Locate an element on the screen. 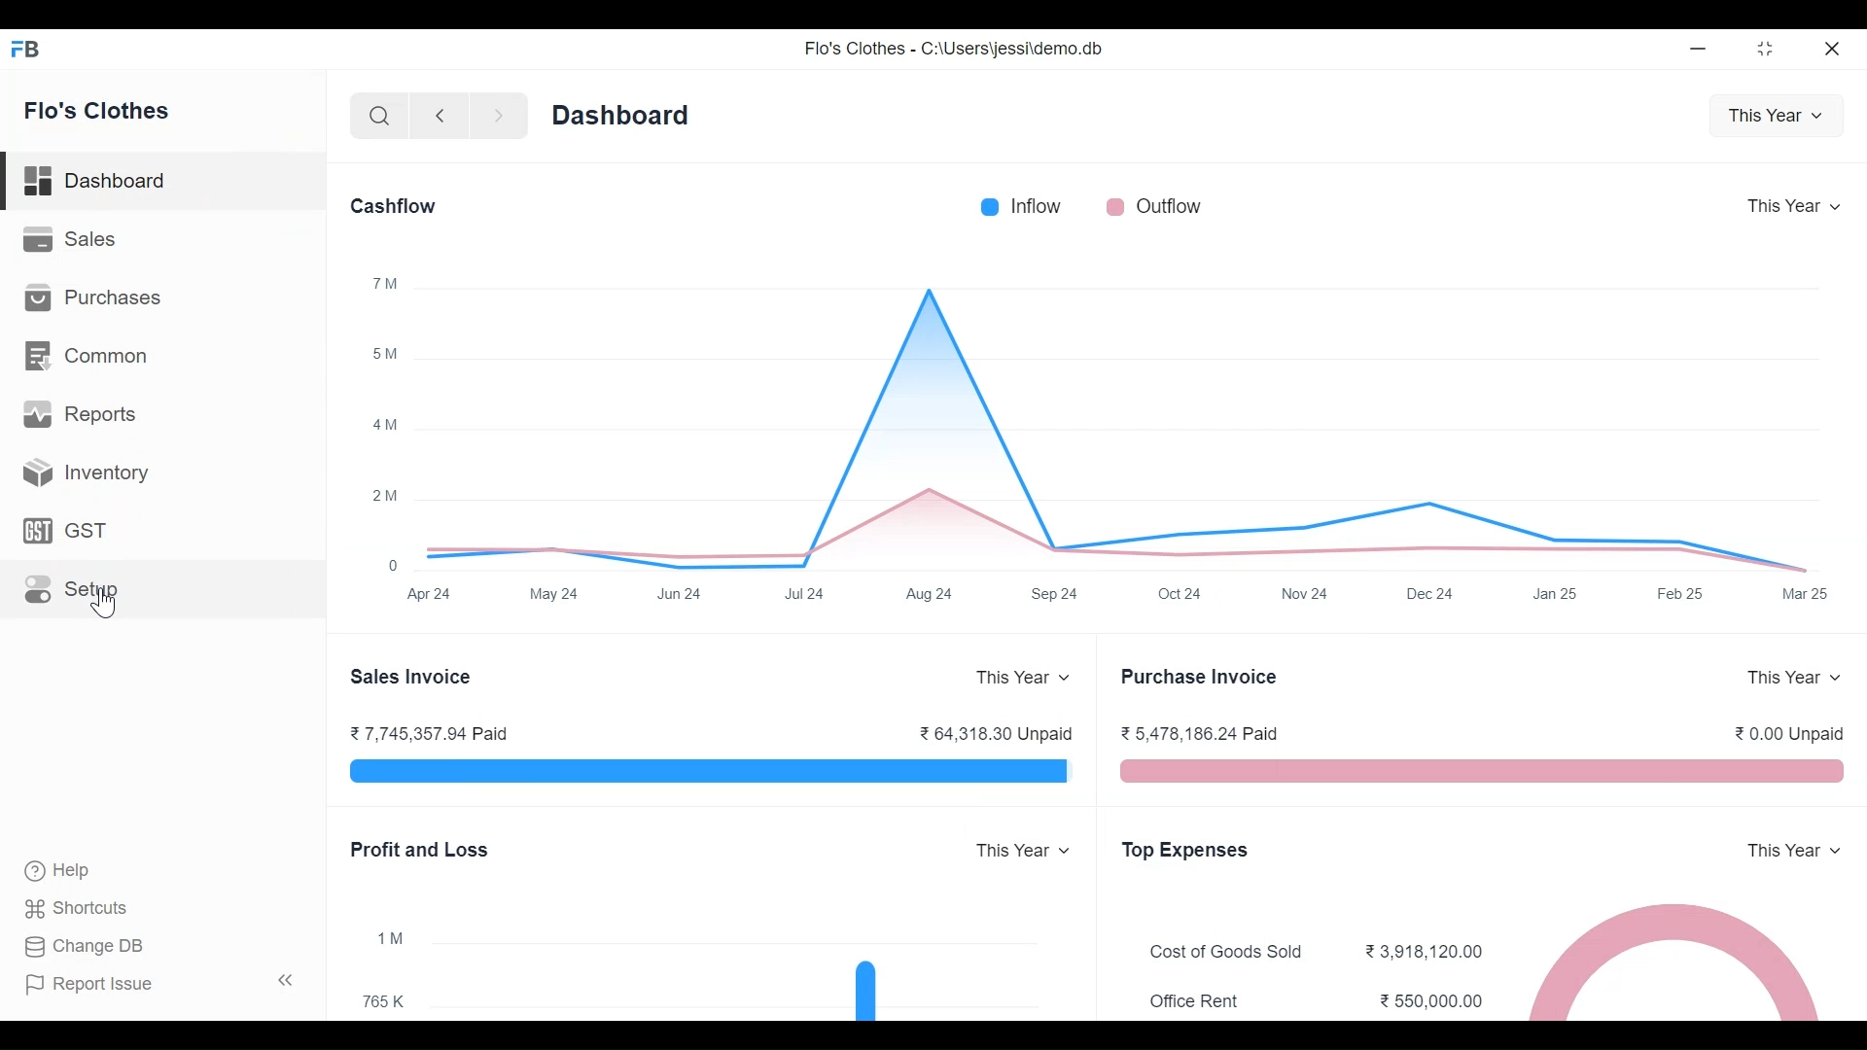 Image resolution: width=1867 pixels, height=1050 pixels. Change DB is located at coordinates (94, 947).